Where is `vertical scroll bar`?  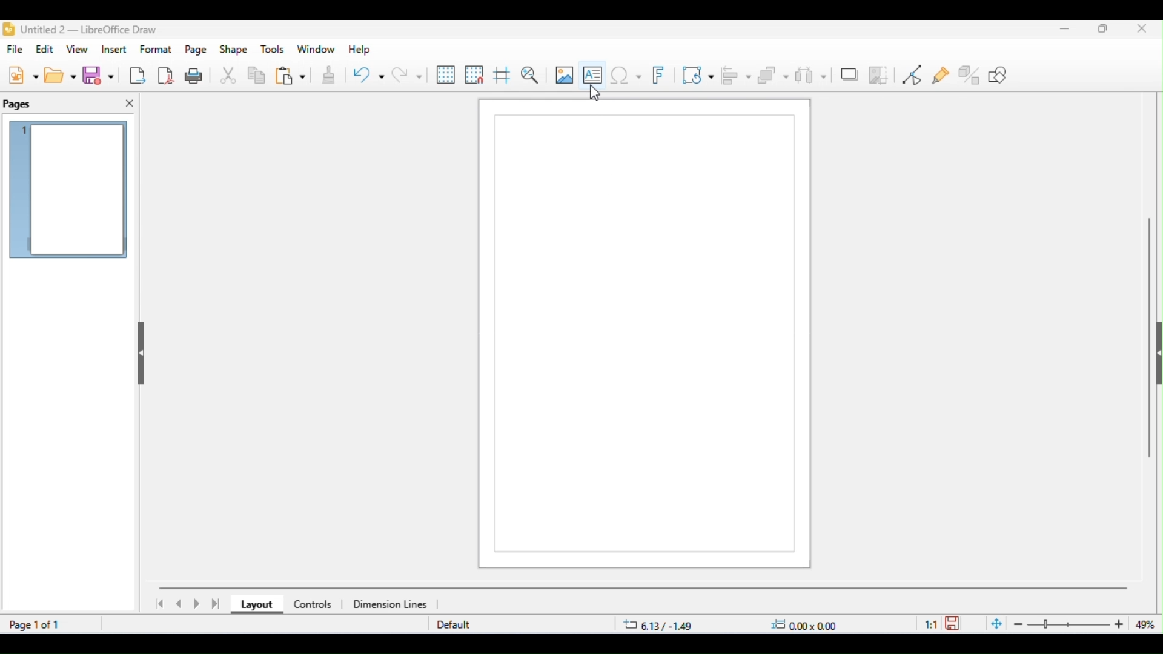 vertical scroll bar is located at coordinates (1150, 333).